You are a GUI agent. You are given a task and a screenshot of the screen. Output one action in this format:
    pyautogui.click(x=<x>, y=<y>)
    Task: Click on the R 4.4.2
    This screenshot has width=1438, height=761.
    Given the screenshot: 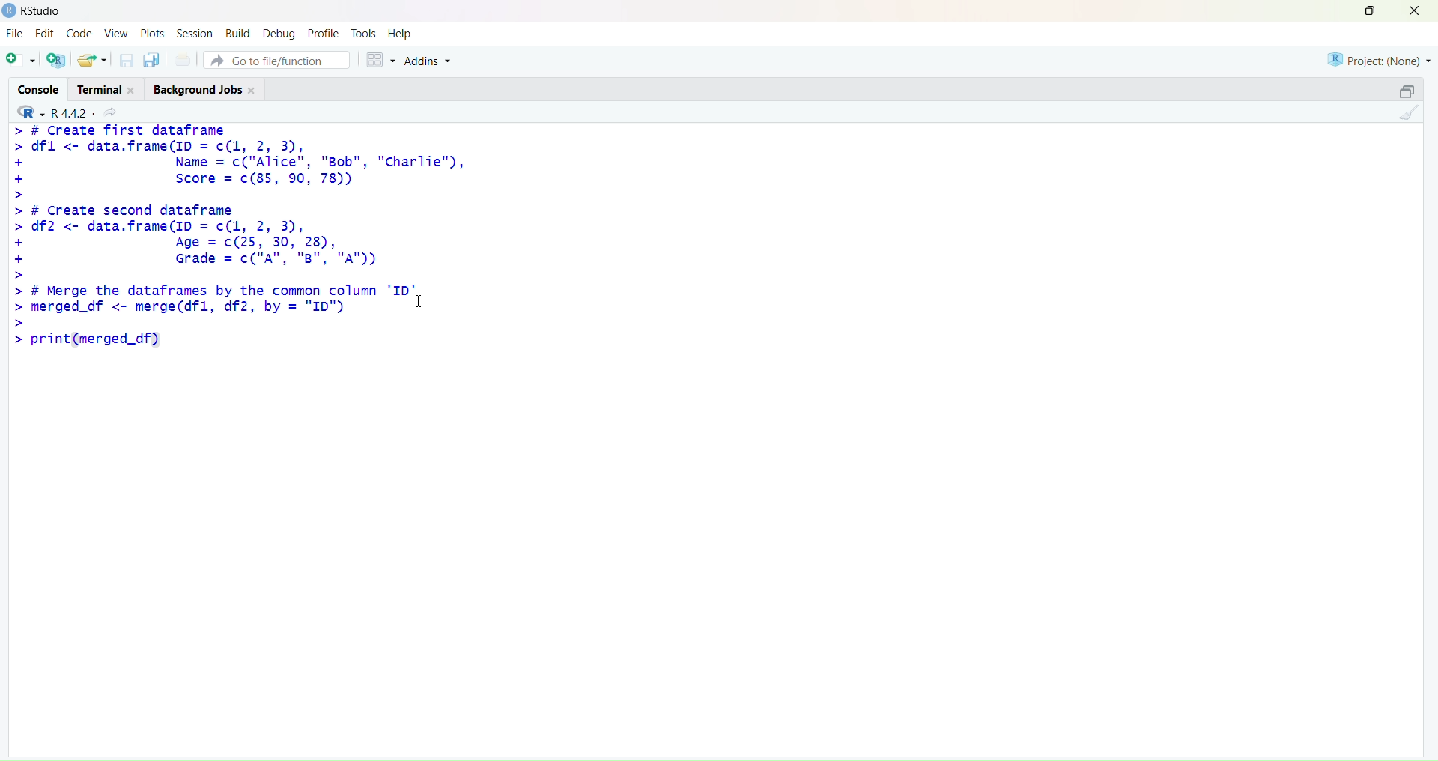 What is the action you would take?
    pyautogui.click(x=51, y=112)
    